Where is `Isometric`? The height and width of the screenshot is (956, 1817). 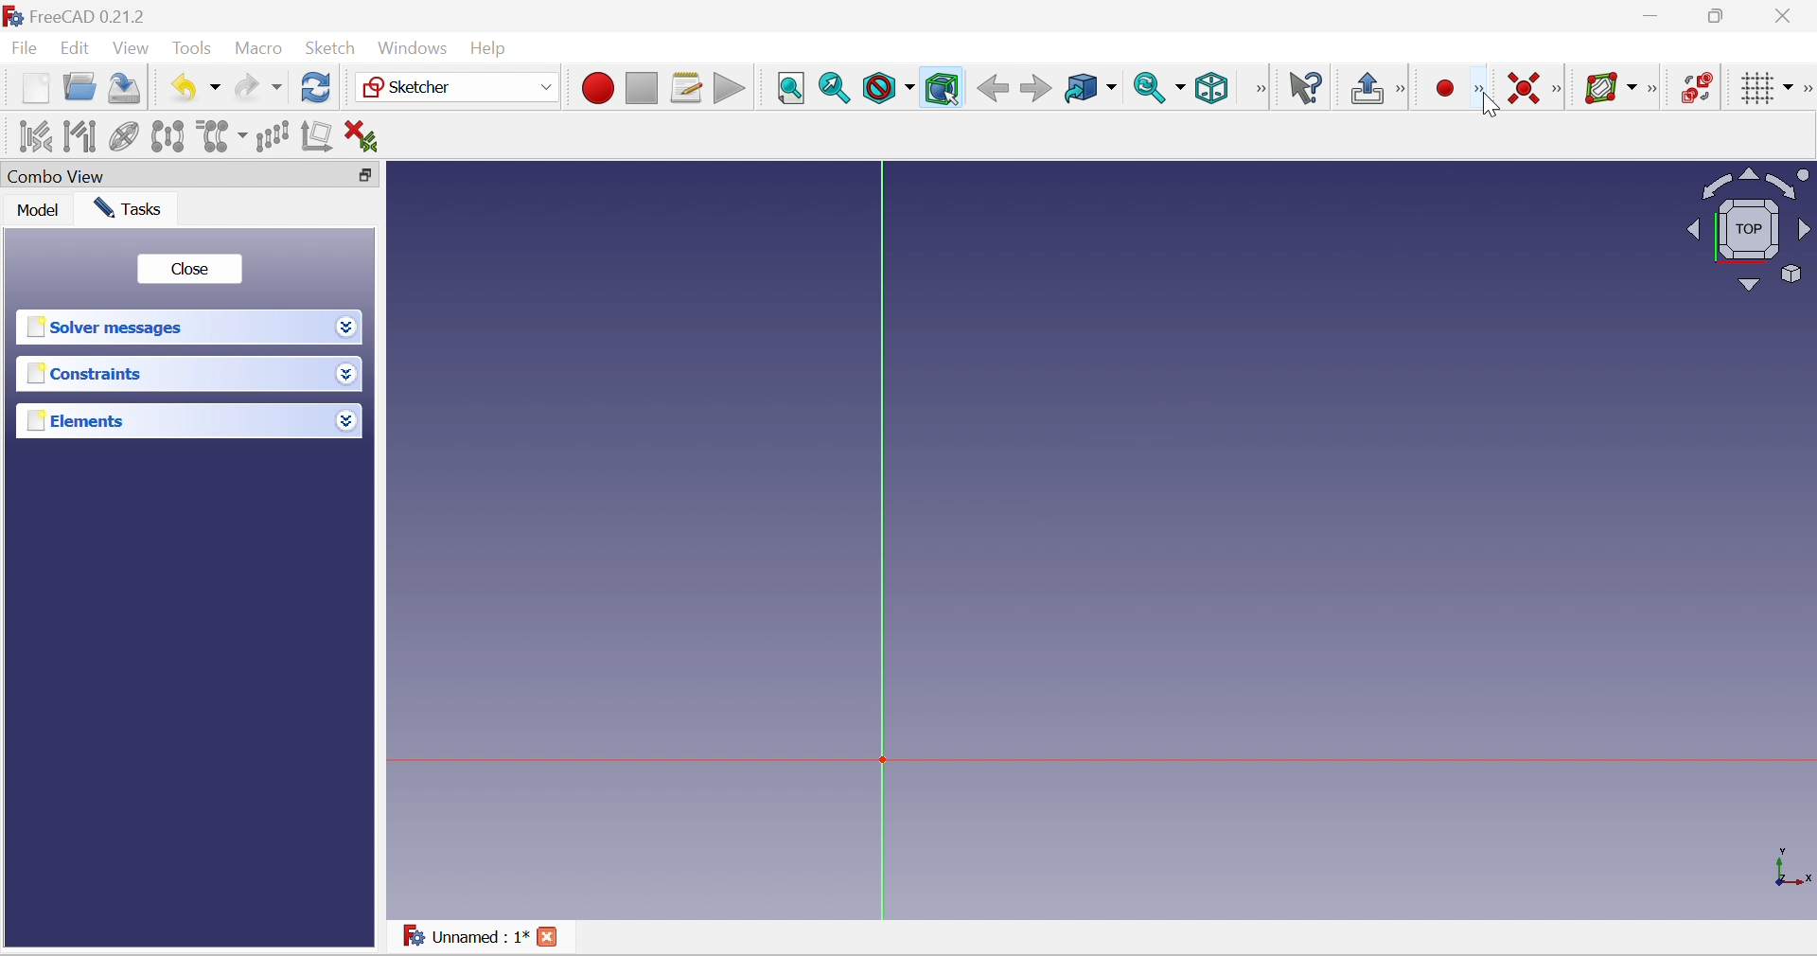
Isometric is located at coordinates (1212, 88).